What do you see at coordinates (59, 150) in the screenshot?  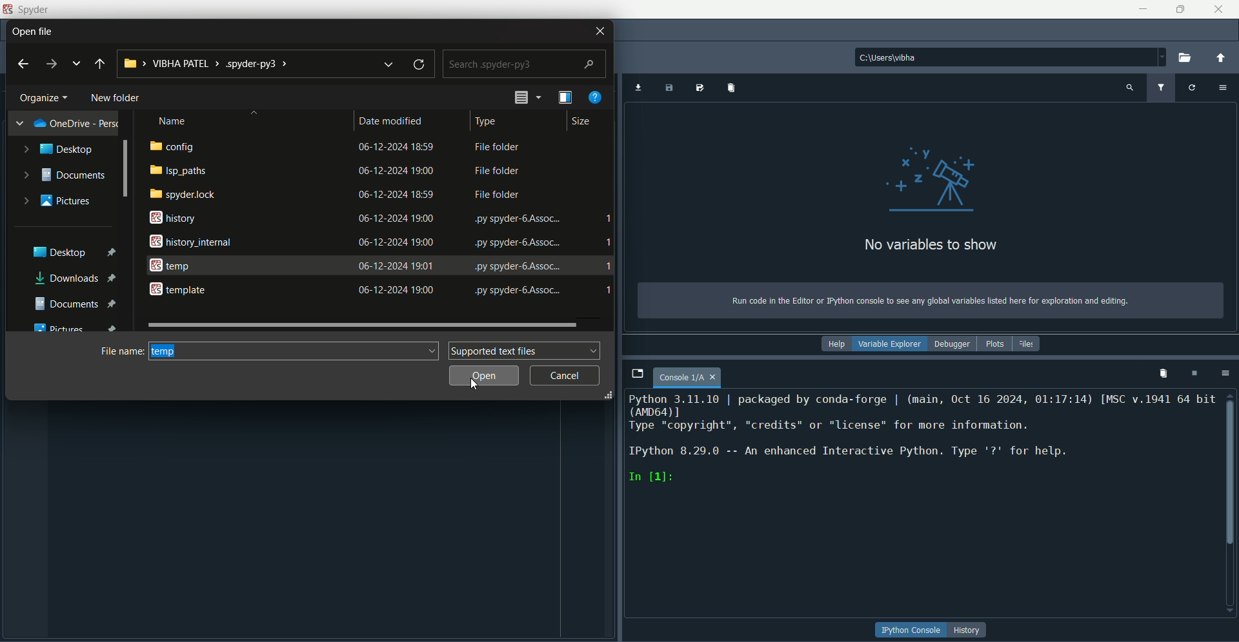 I see `desktop` at bounding box center [59, 150].